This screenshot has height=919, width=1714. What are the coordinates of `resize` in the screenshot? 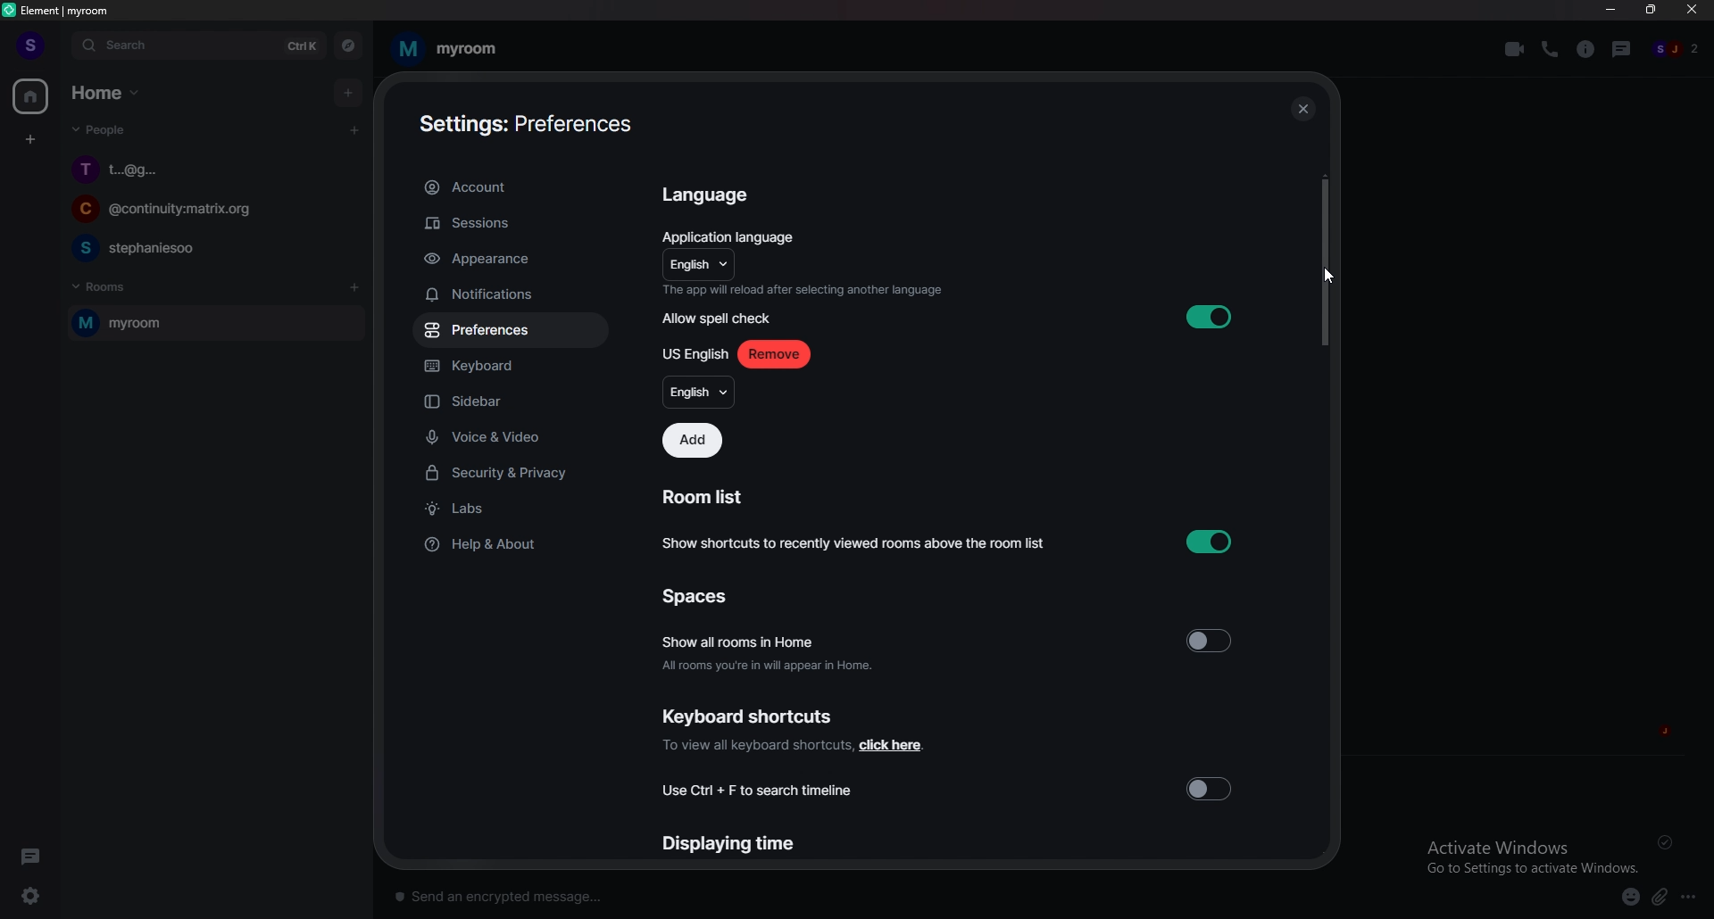 It's located at (1653, 10).